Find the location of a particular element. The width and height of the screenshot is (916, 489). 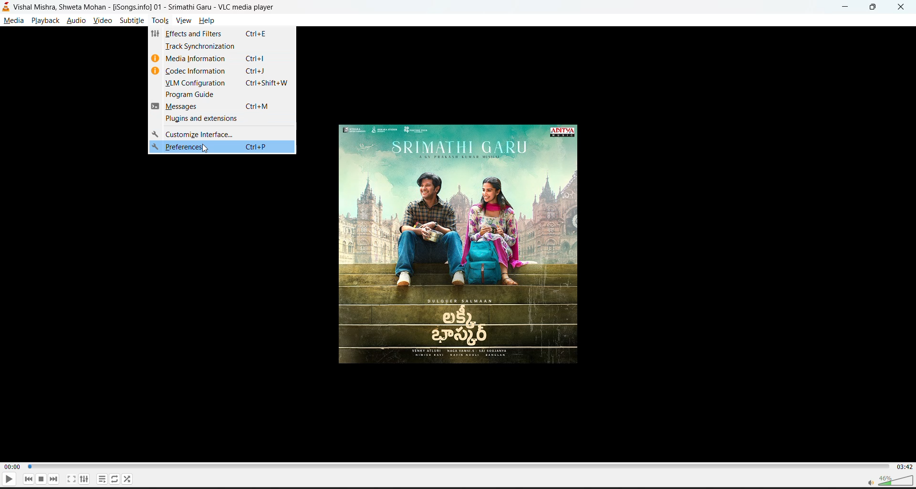

stop is located at coordinates (40, 478).